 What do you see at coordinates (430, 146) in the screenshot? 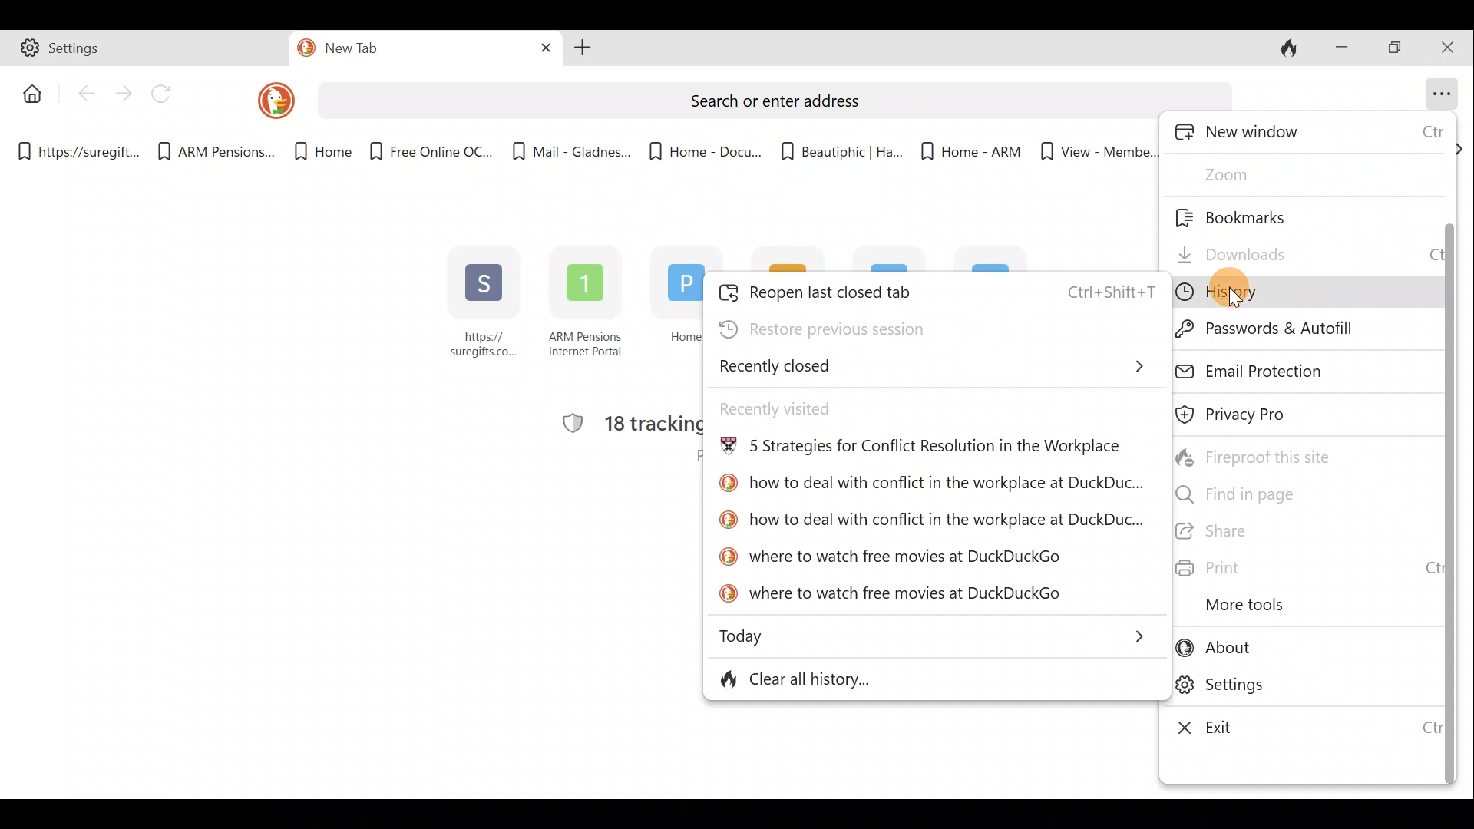
I see `Free Online OC...` at bounding box center [430, 146].